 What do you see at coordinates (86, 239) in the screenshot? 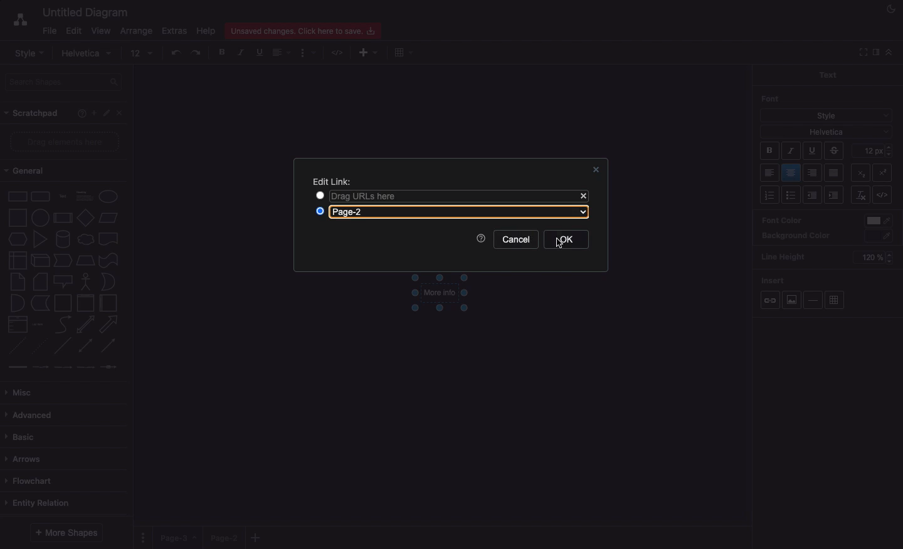
I see `cloud` at bounding box center [86, 239].